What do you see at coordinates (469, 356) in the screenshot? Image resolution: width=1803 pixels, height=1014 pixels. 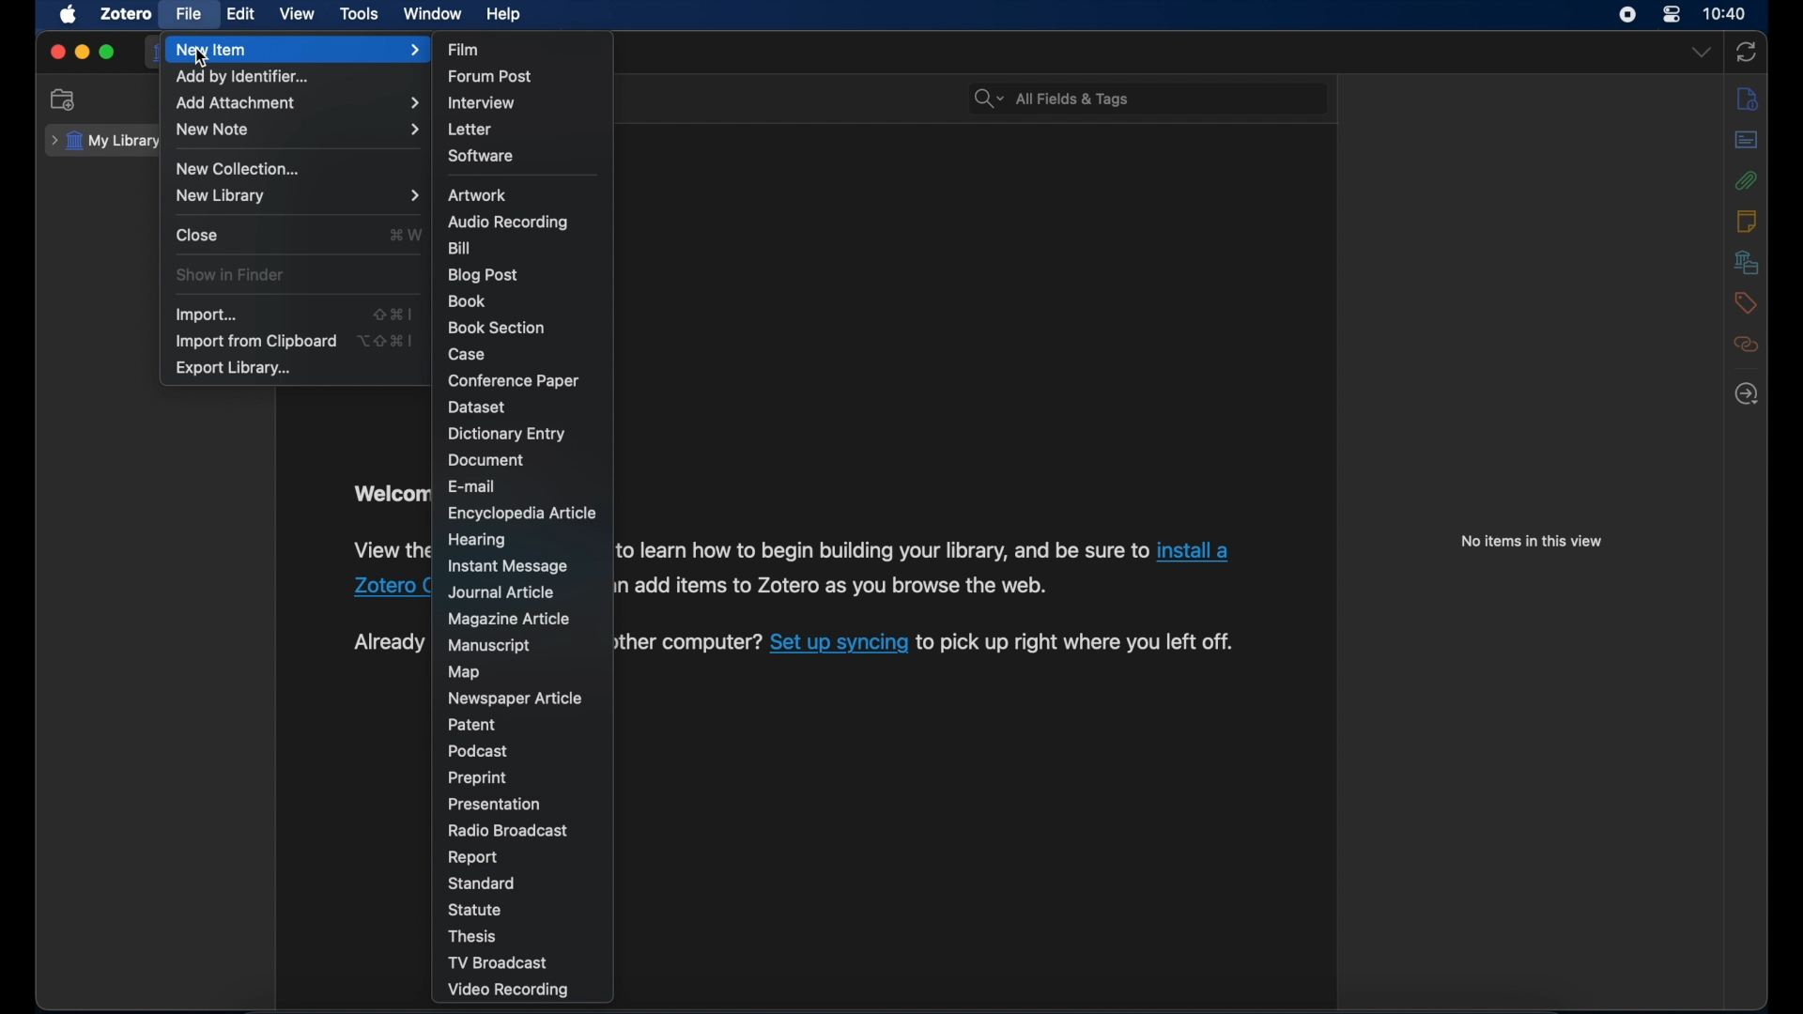 I see `case` at bounding box center [469, 356].